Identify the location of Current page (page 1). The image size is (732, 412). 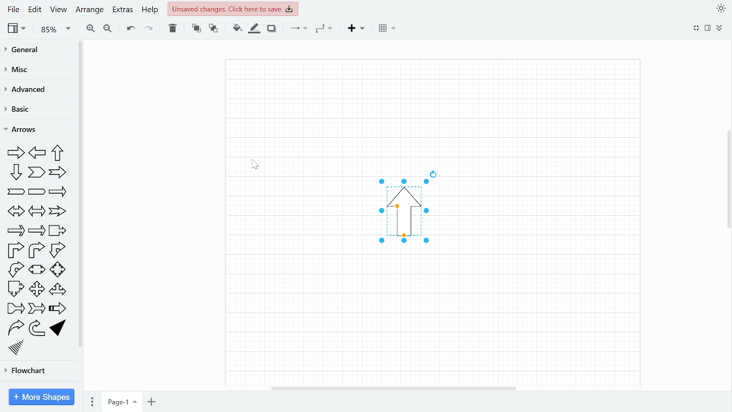
(122, 401).